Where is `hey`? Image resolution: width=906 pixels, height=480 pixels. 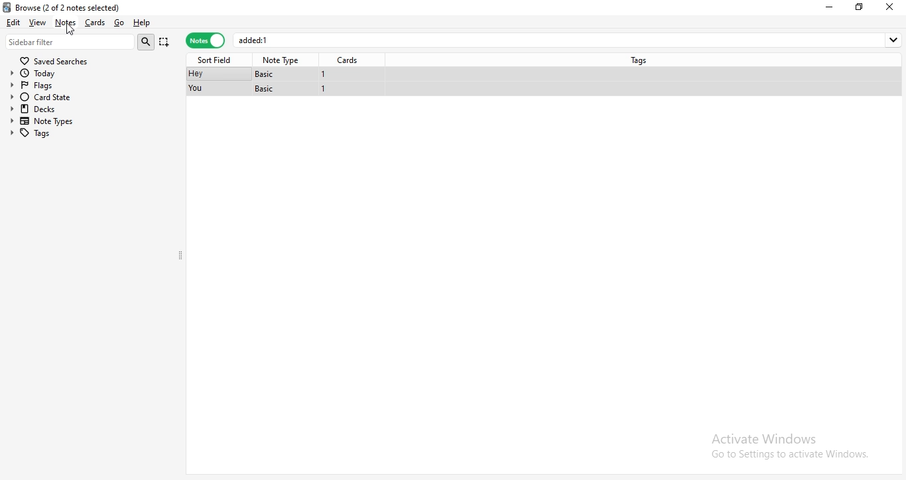 hey is located at coordinates (195, 74).